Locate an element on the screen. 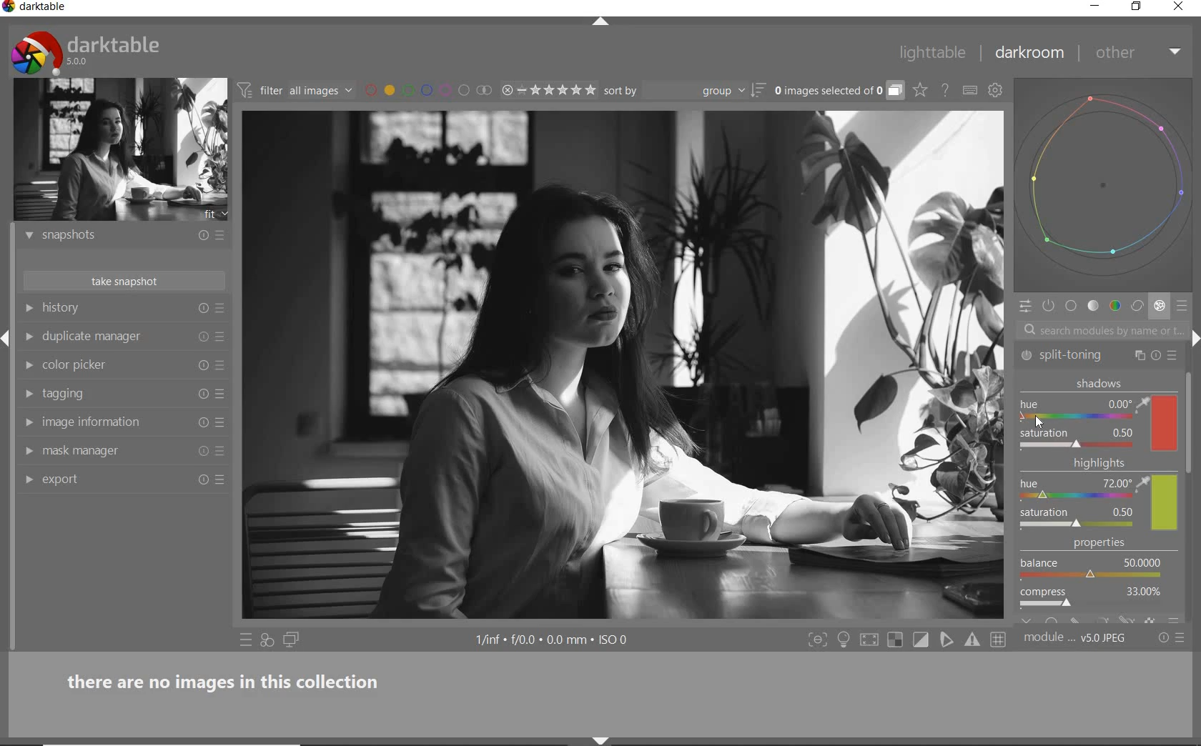 The width and height of the screenshot is (1201, 746). shift+ctrl+f is located at coordinates (818, 640).